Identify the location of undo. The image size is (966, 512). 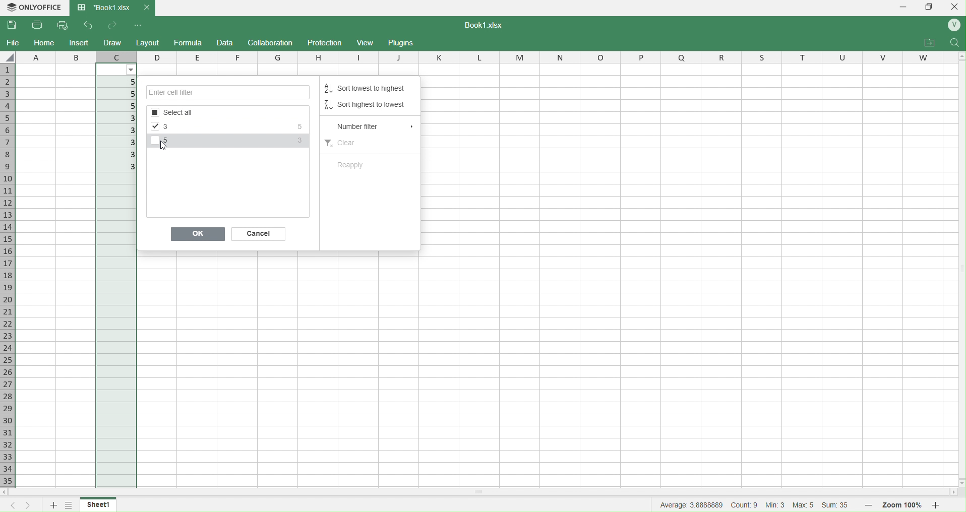
(85, 26).